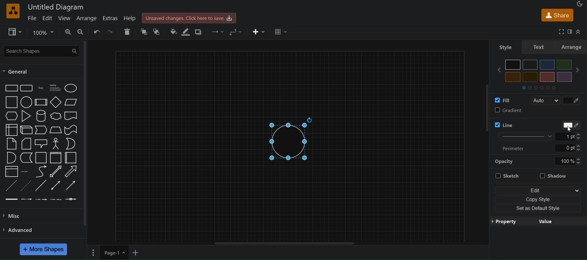 The image size is (587, 260). What do you see at coordinates (72, 88) in the screenshot?
I see `ellipse` at bounding box center [72, 88].